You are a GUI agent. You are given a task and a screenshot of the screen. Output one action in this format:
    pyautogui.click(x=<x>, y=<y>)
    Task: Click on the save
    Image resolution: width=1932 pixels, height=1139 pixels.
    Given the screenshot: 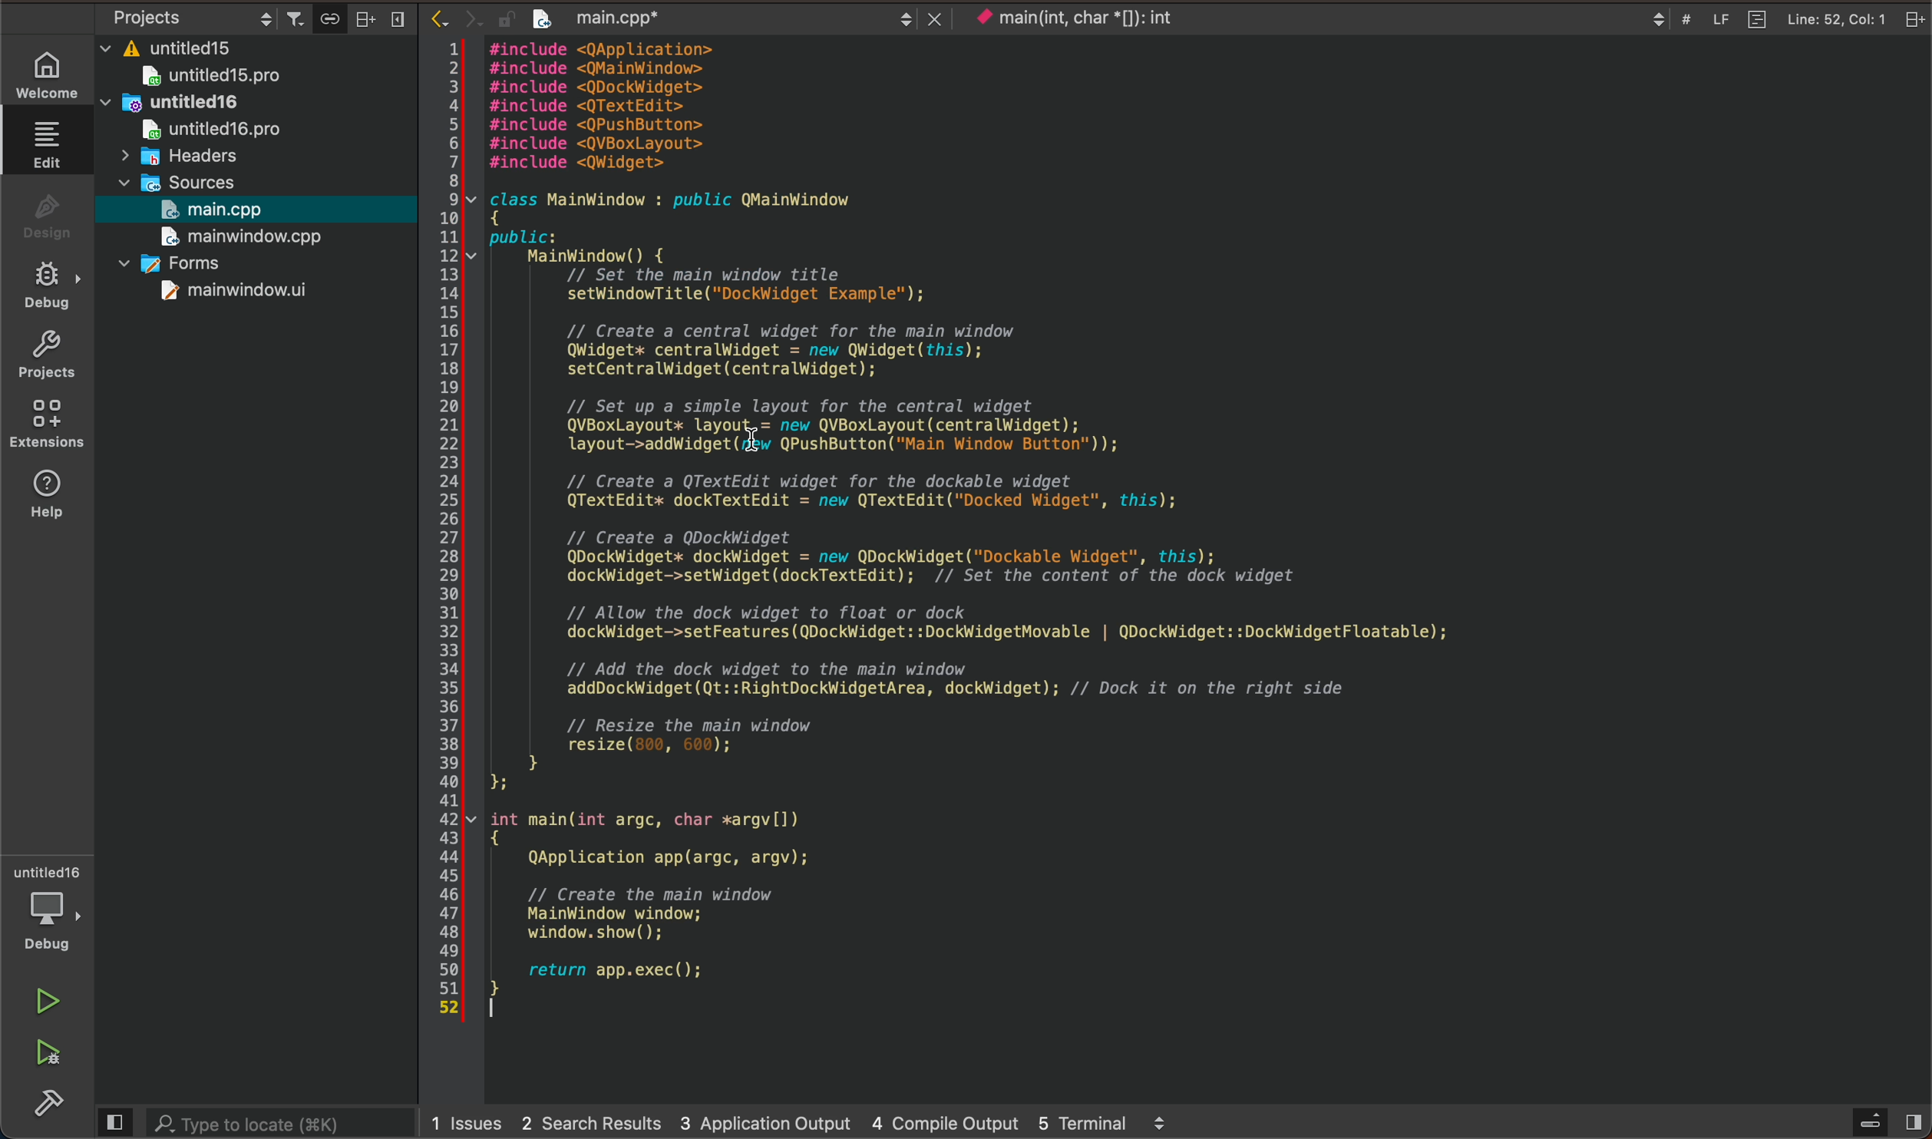 What is the action you would take?
    pyautogui.click(x=330, y=16)
    